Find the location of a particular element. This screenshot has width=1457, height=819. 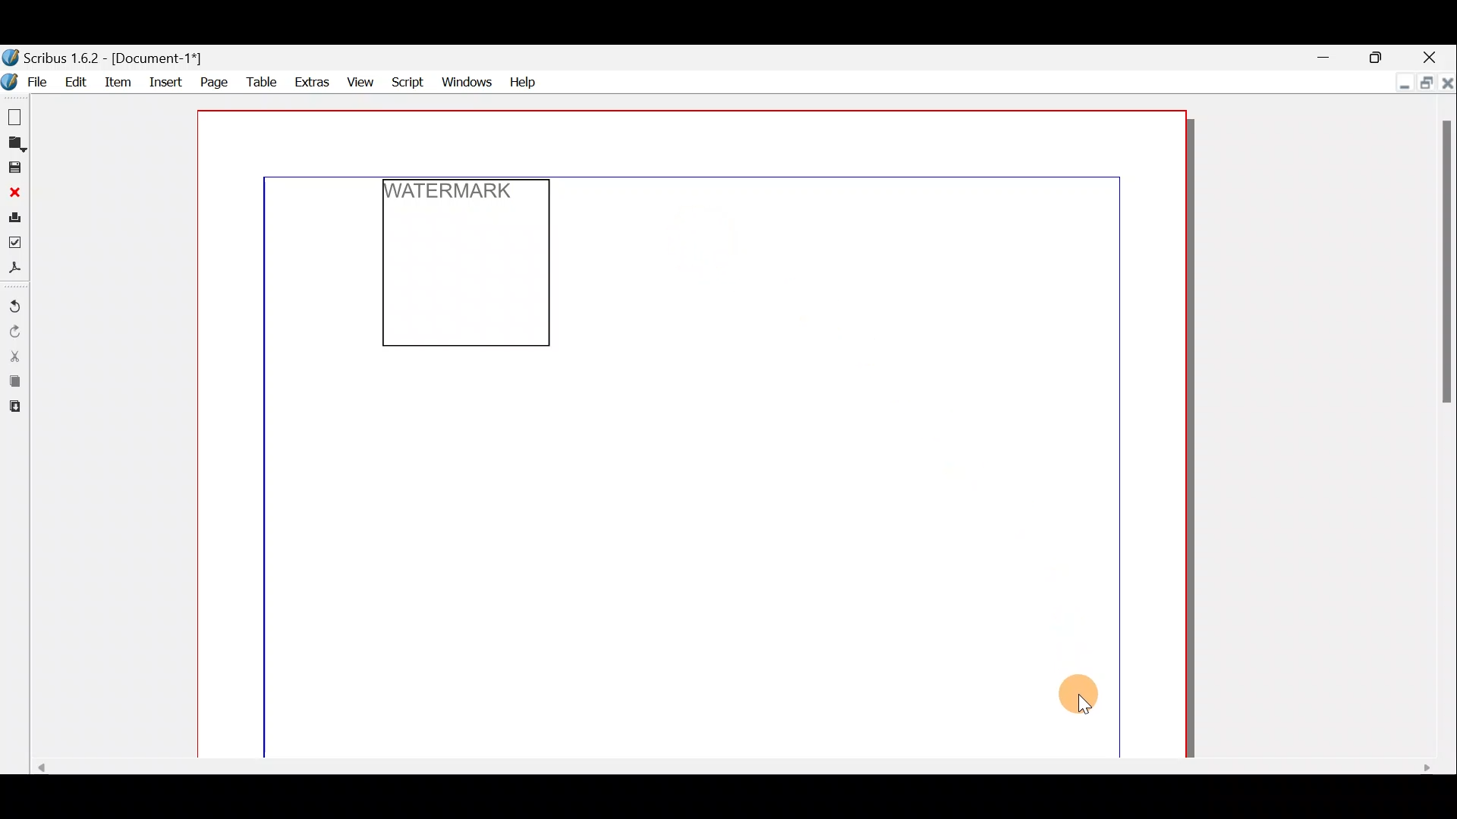

Save is located at coordinates (14, 168).